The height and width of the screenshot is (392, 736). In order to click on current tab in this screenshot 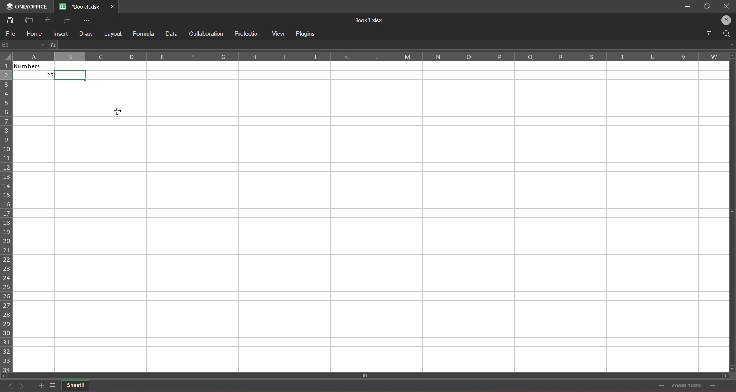, I will do `click(80, 7)`.